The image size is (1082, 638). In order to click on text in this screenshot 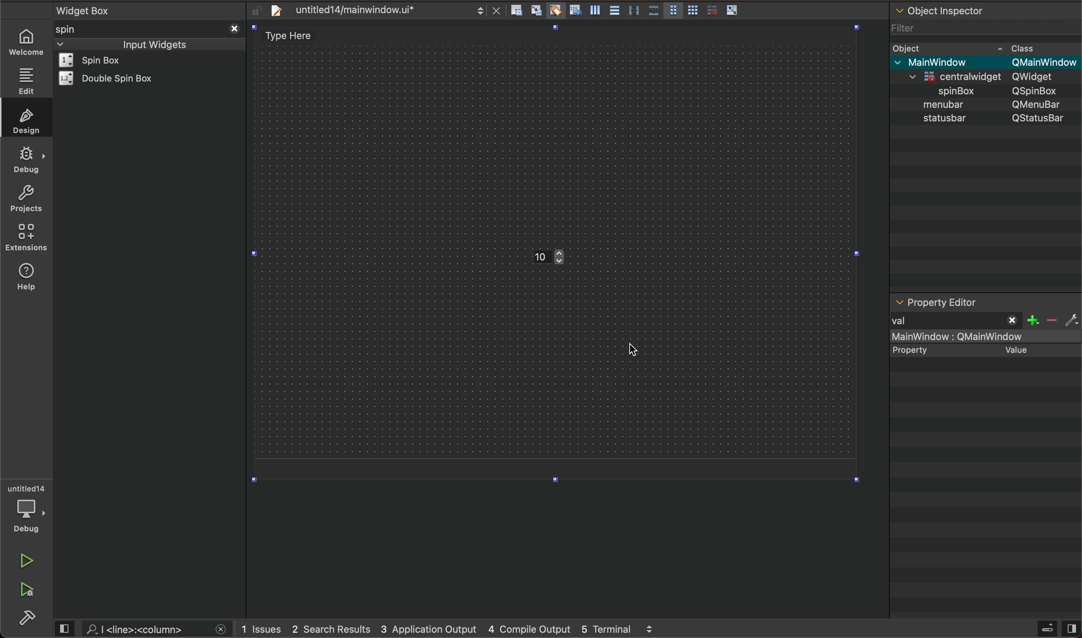, I will do `click(1013, 349)`.